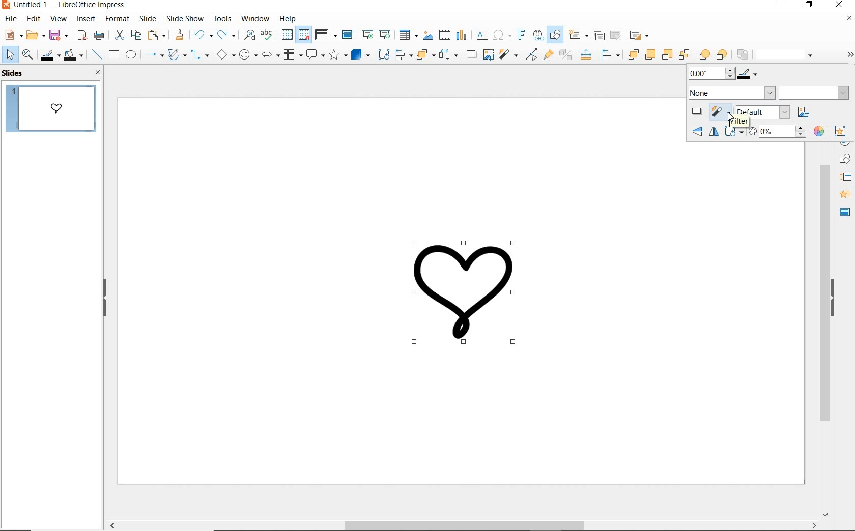 The width and height of the screenshot is (855, 531). I want to click on start from first slide, so click(367, 35).